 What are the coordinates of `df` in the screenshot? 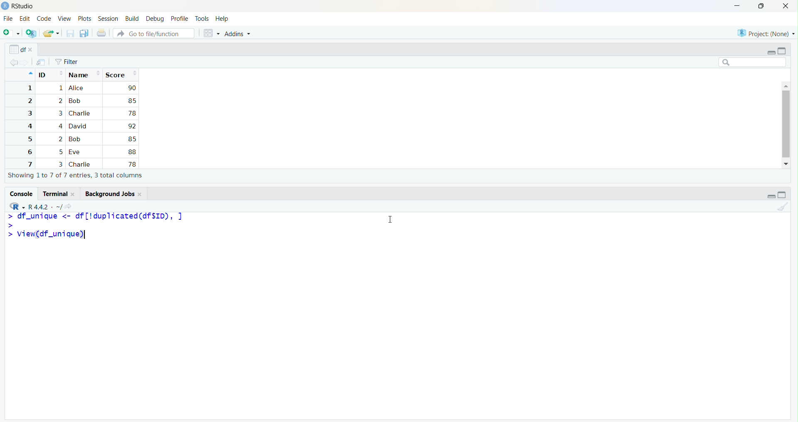 It's located at (17, 49).